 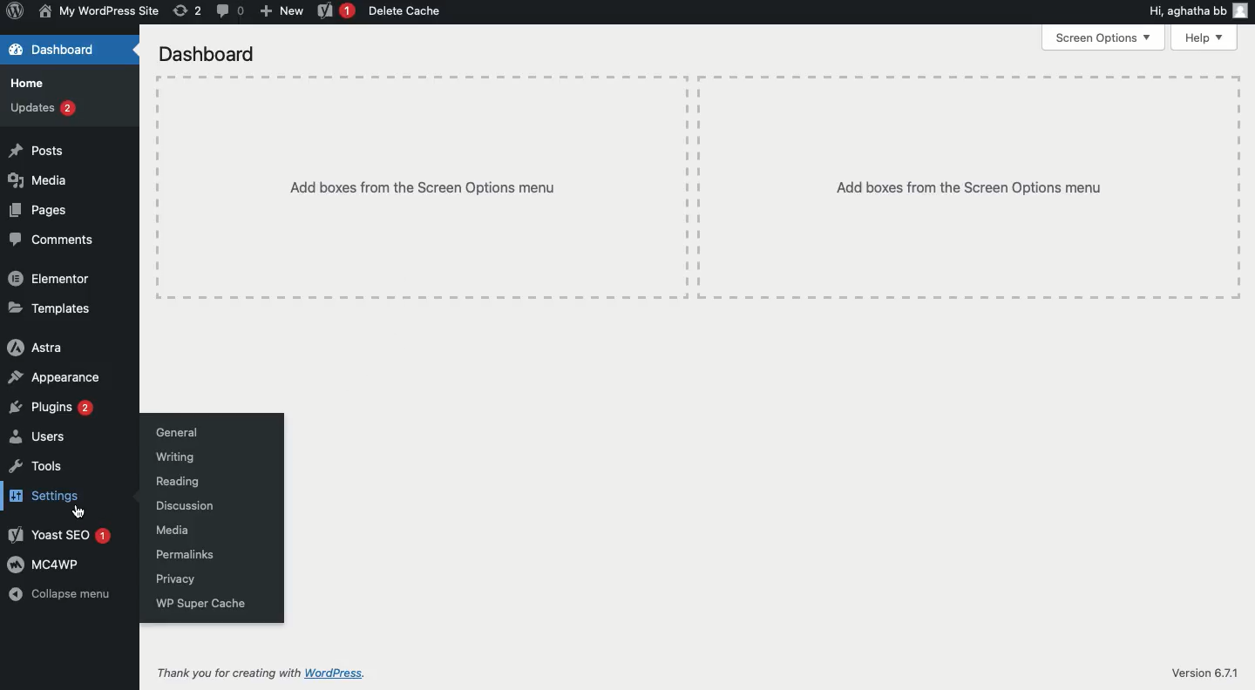 I want to click on Elementor, so click(x=50, y=279).